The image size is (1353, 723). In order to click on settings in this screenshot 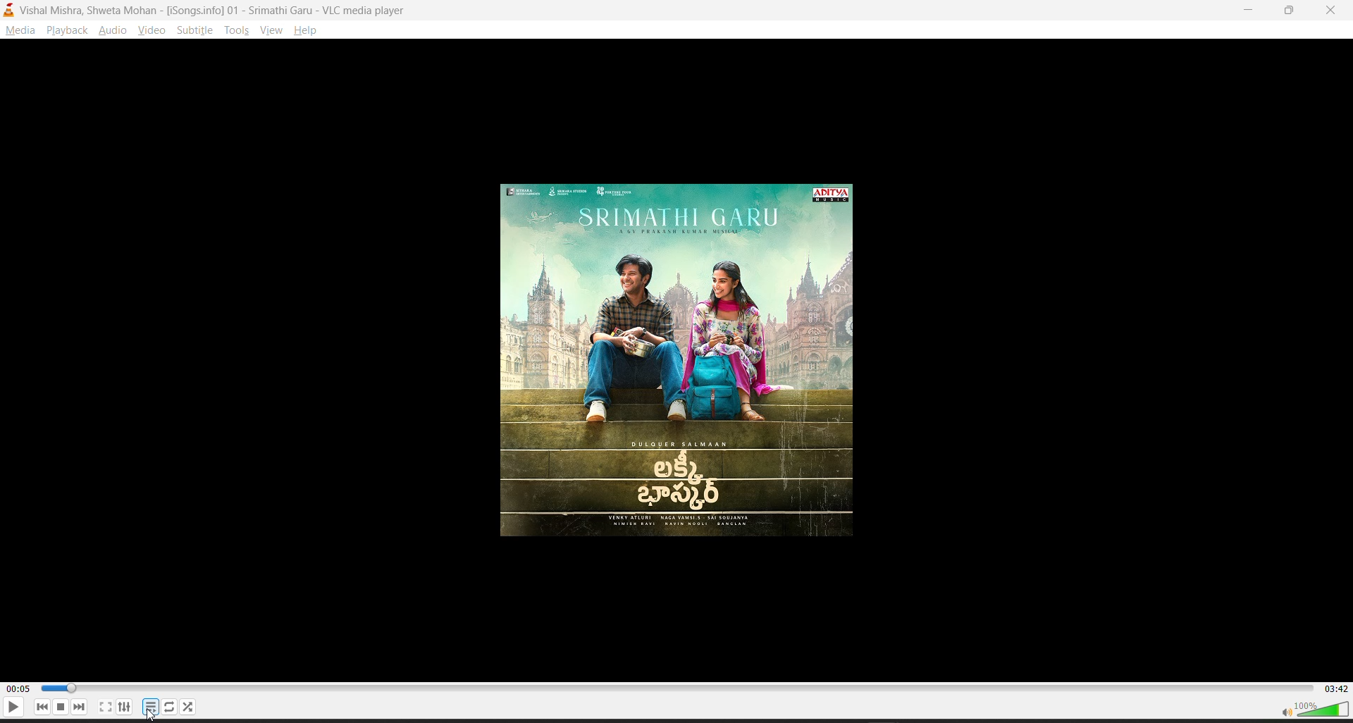, I will do `click(124, 707)`.